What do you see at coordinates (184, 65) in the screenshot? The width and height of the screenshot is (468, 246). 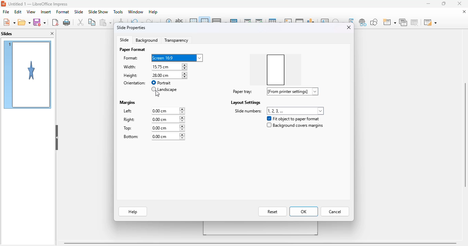 I see `increase width` at bounding box center [184, 65].